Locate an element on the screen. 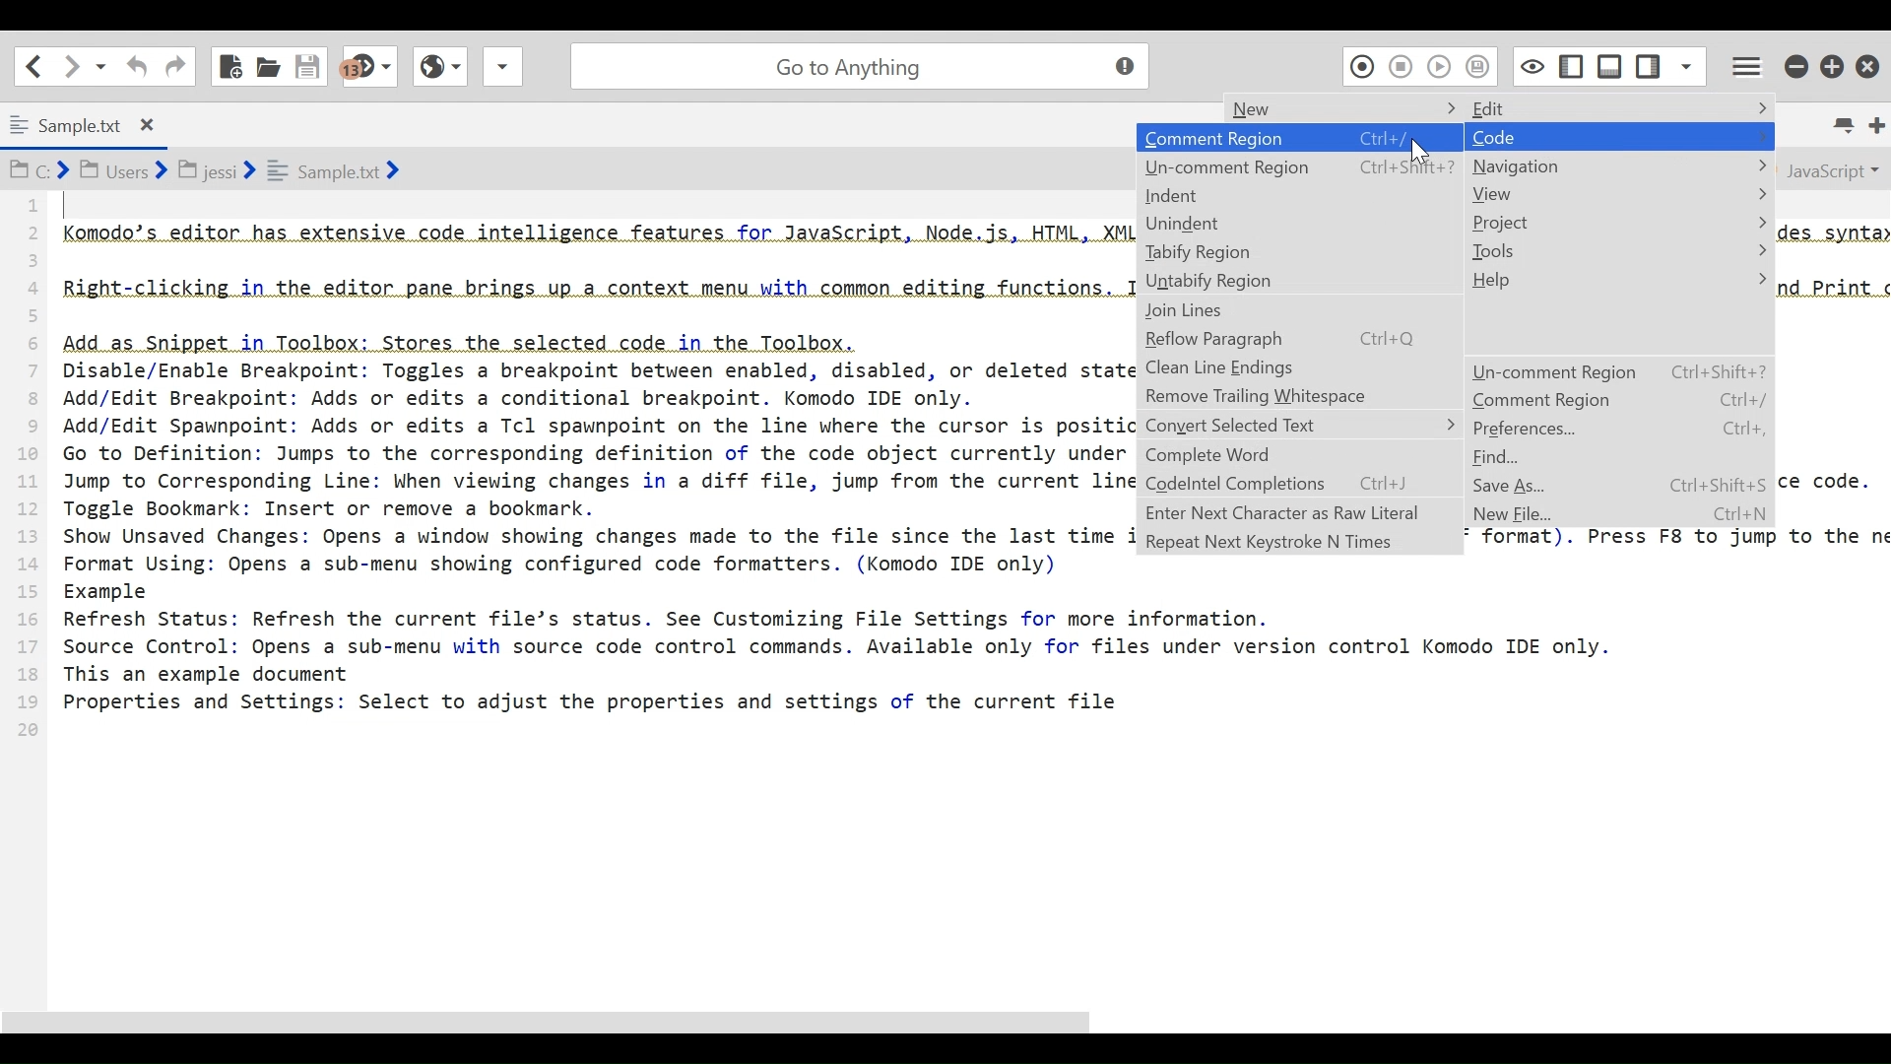 This screenshot has height=1064, width=1891. Preferences is located at coordinates (1617, 430).